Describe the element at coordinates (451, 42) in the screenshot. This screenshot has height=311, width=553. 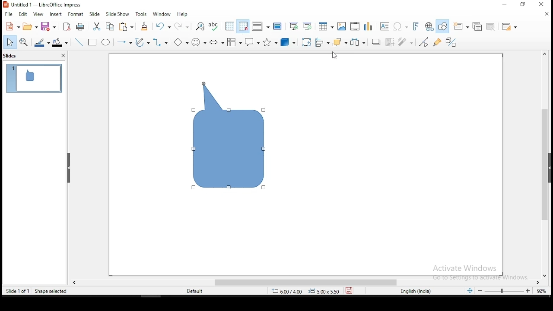
I see `toggle extrusion` at that location.